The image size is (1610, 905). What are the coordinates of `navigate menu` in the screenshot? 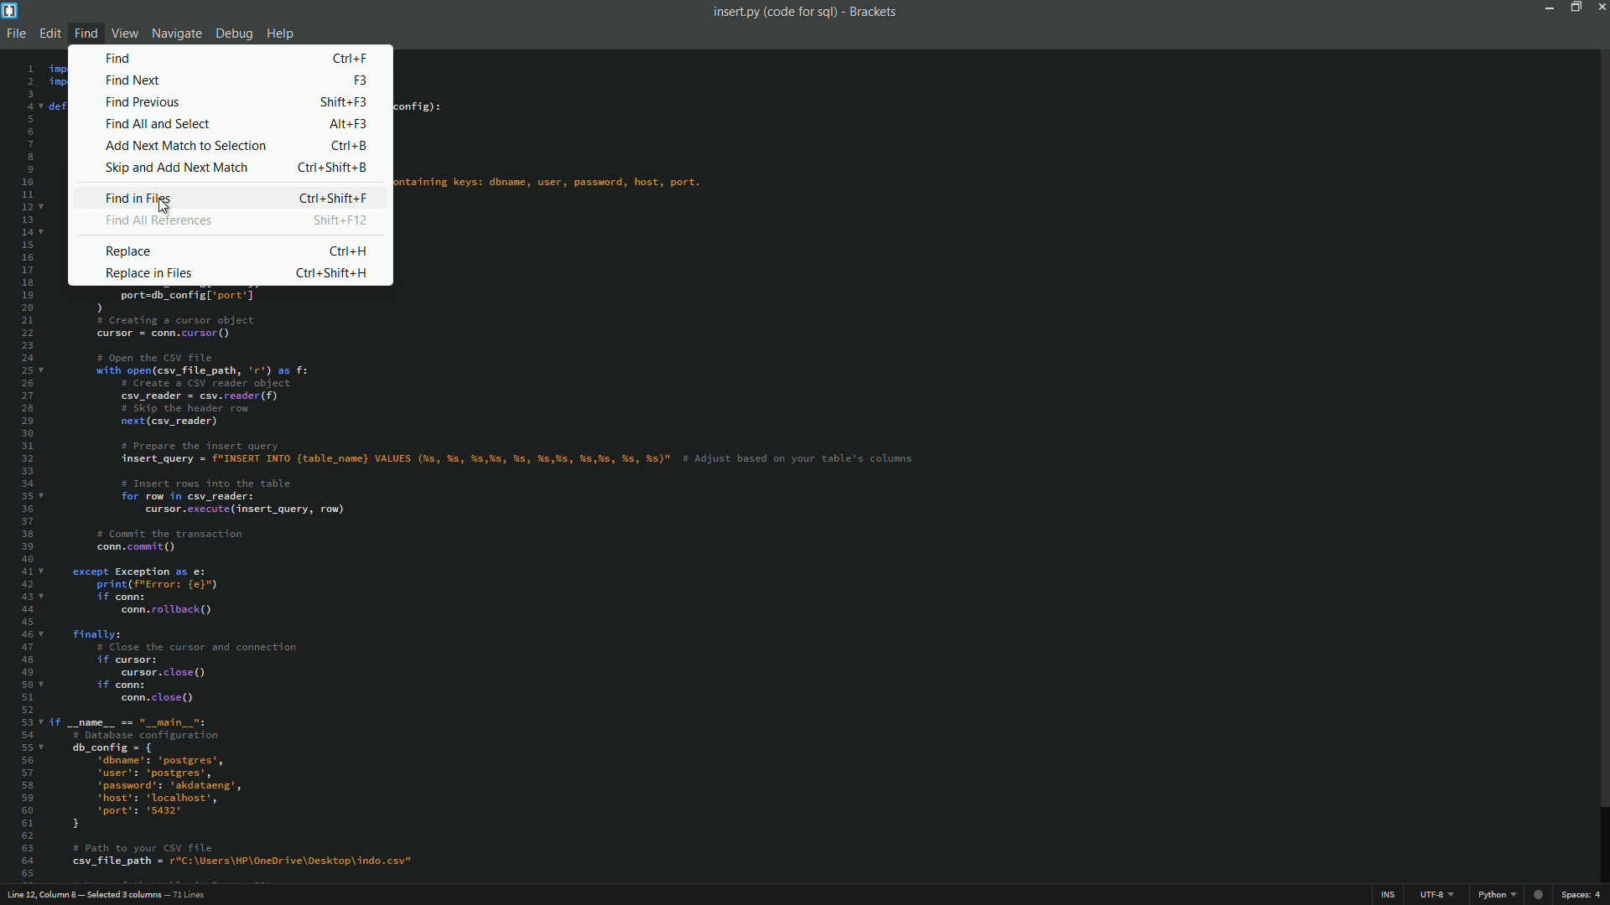 It's located at (175, 35).